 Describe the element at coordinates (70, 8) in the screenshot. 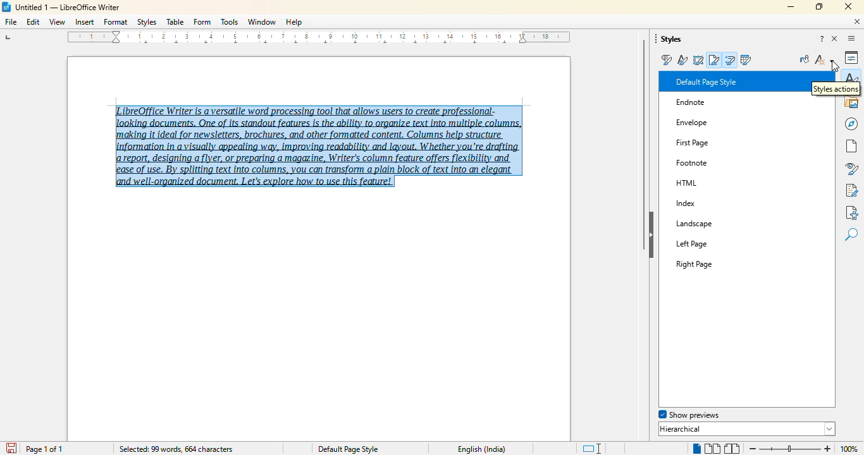

I see `Untitled 1 -- LibreOffice Writer` at that location.